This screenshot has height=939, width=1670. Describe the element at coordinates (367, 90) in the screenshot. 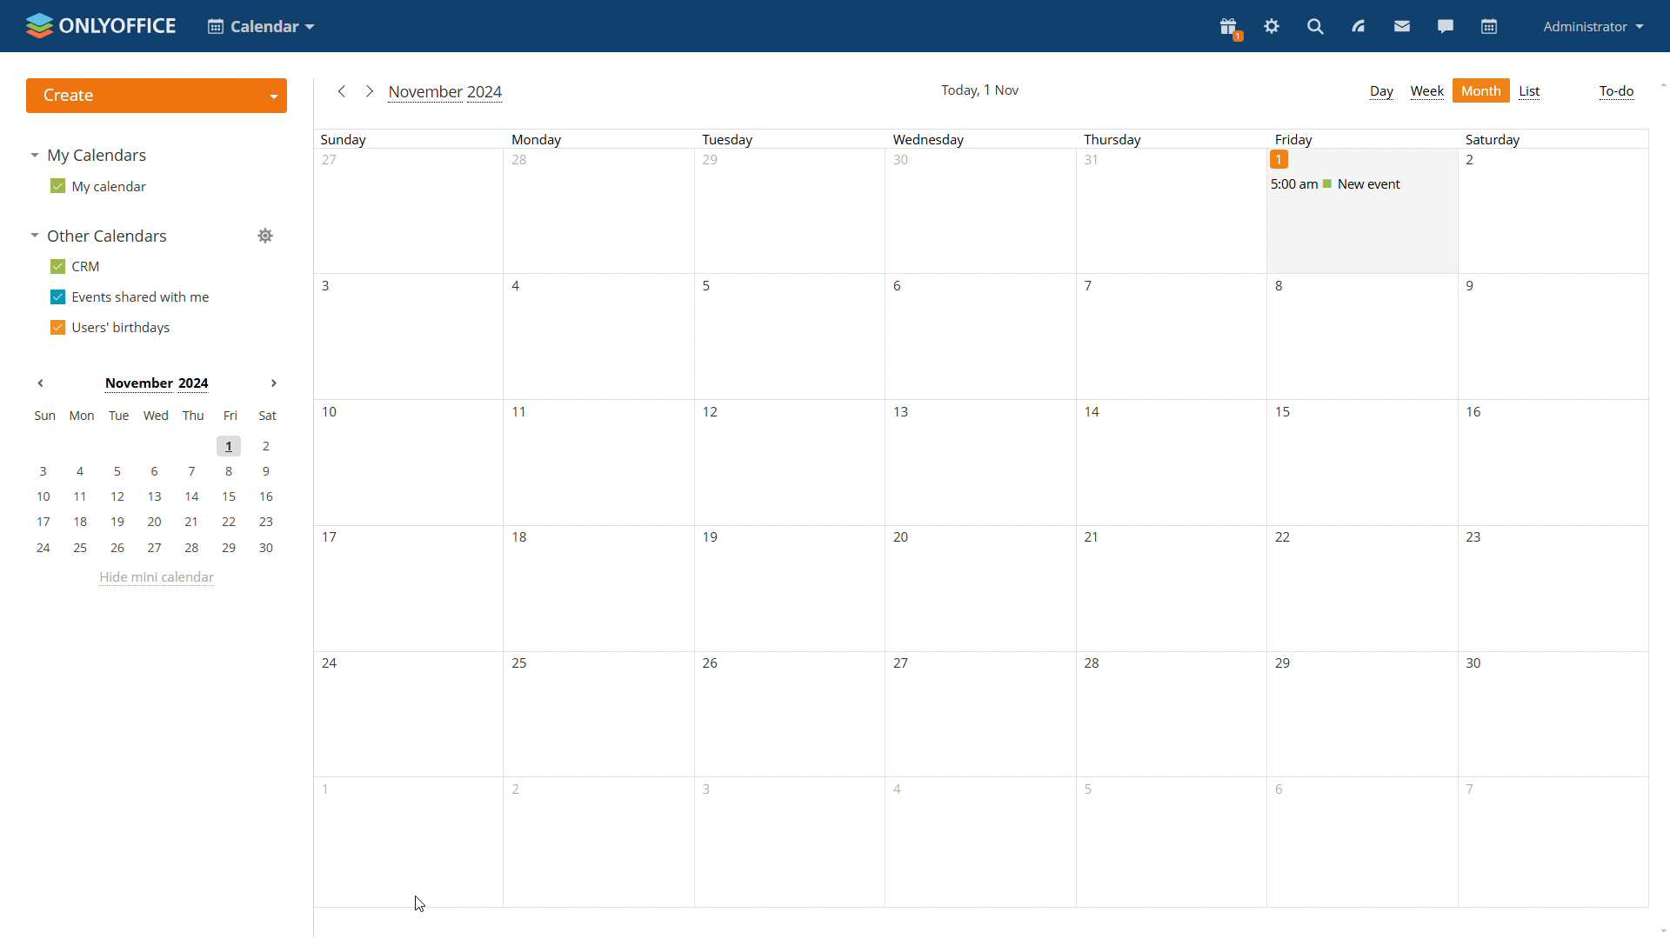

I see `go to next month` at that location.